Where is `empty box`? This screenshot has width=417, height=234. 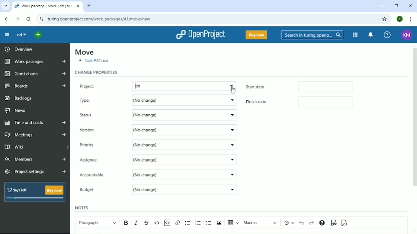
empty box is located at coordinates (332, 101).